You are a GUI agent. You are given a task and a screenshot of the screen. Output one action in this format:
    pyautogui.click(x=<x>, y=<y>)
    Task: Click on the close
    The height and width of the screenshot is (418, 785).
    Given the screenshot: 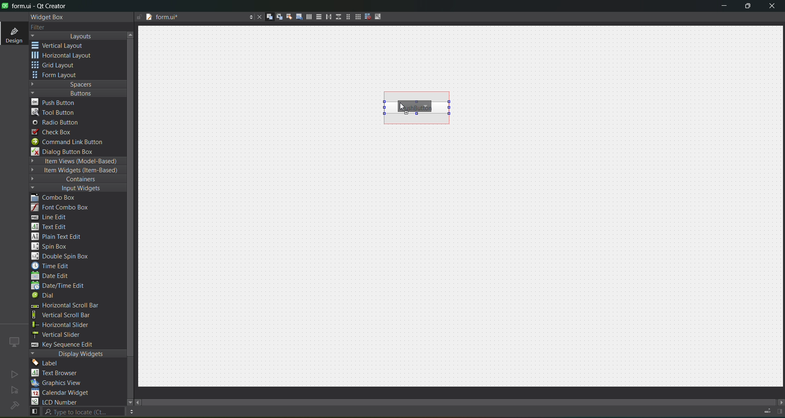 What is the action you would take?
    pyautogui.click(x=772, y=7)
    